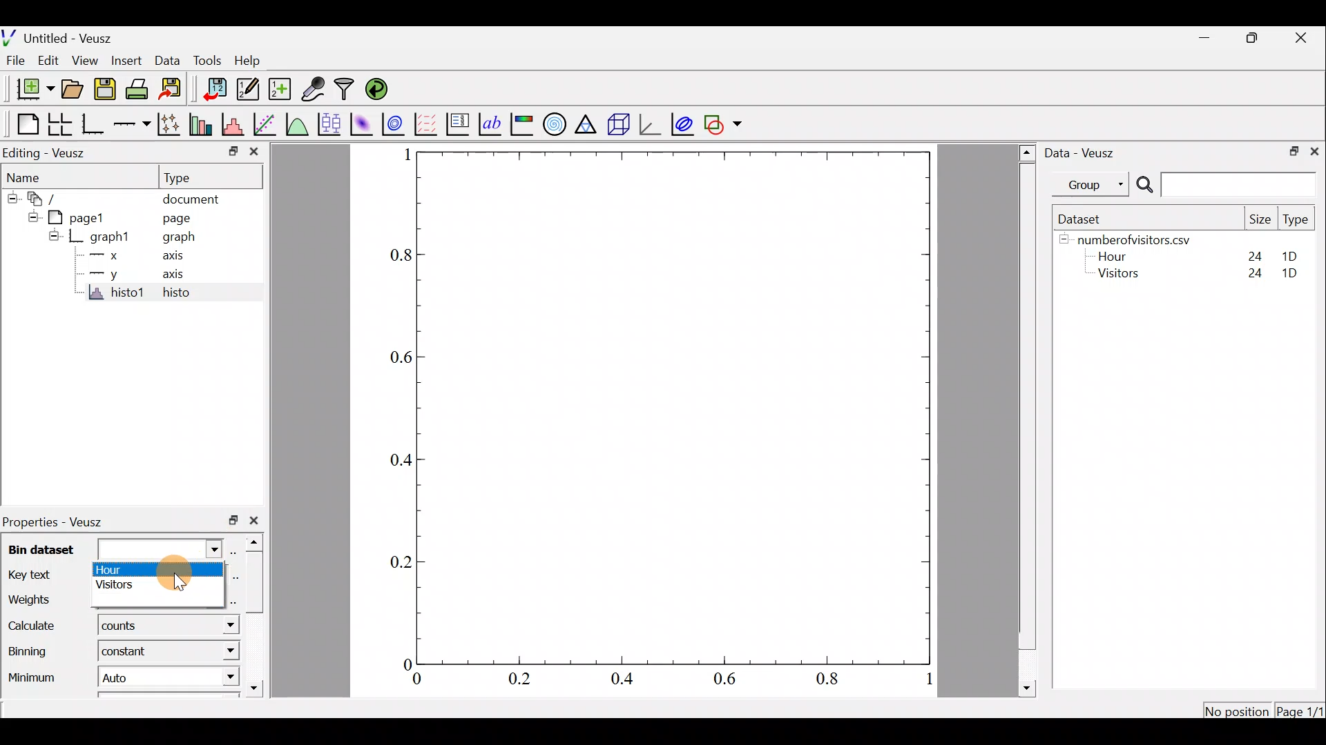  I want to click on 0.8, so click(823, 680).